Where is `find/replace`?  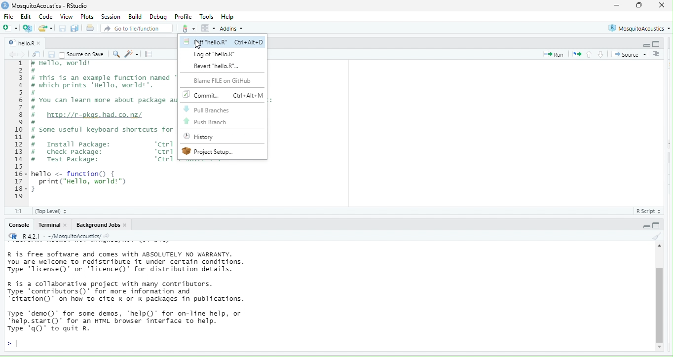 find/replace is located at coordinates (117, 54).